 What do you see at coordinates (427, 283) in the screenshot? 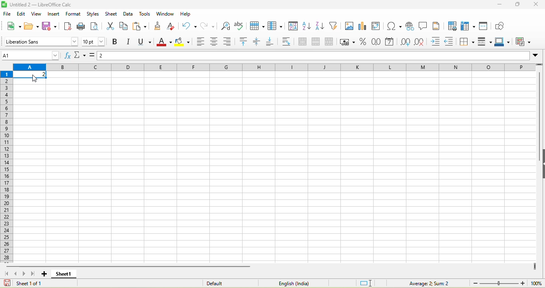
I see `formula` at bounding box center [427, 283].